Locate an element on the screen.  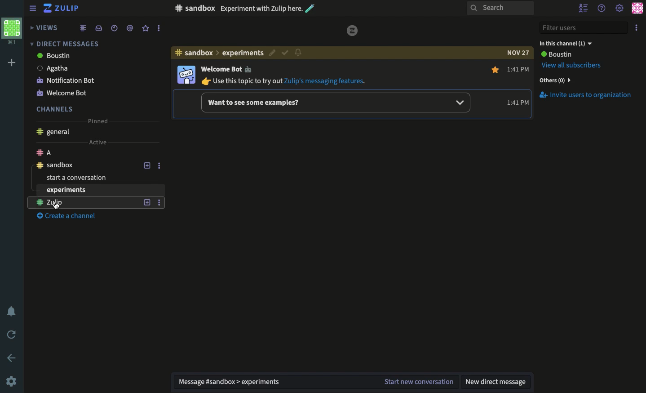
General is located at coordinates (53, 133).